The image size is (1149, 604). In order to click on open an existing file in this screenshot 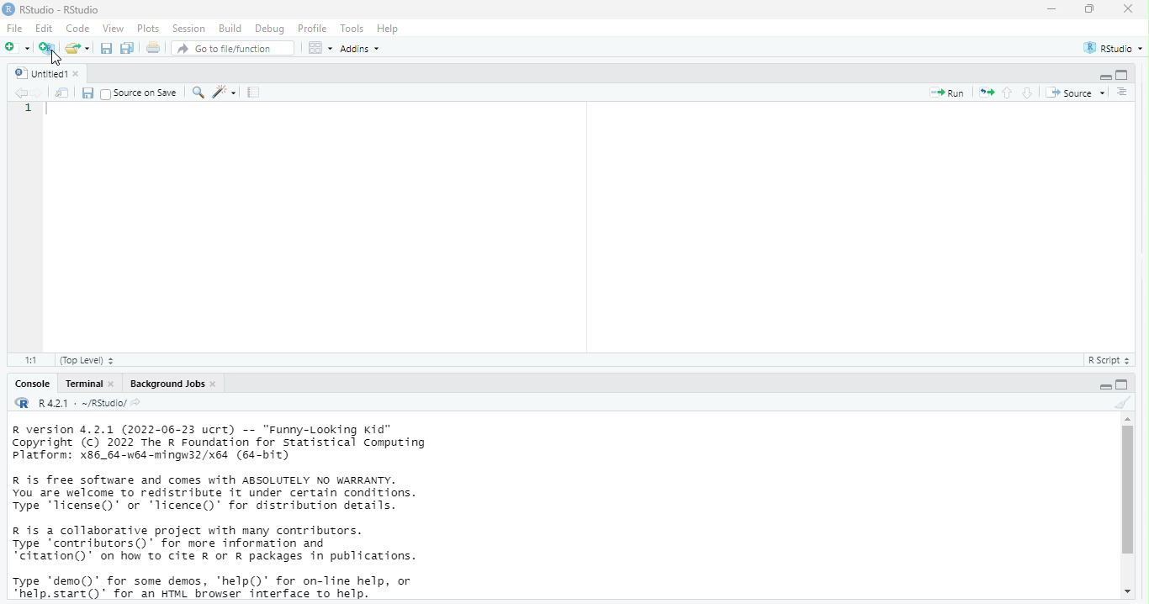, I will do `click(78, 47)`.